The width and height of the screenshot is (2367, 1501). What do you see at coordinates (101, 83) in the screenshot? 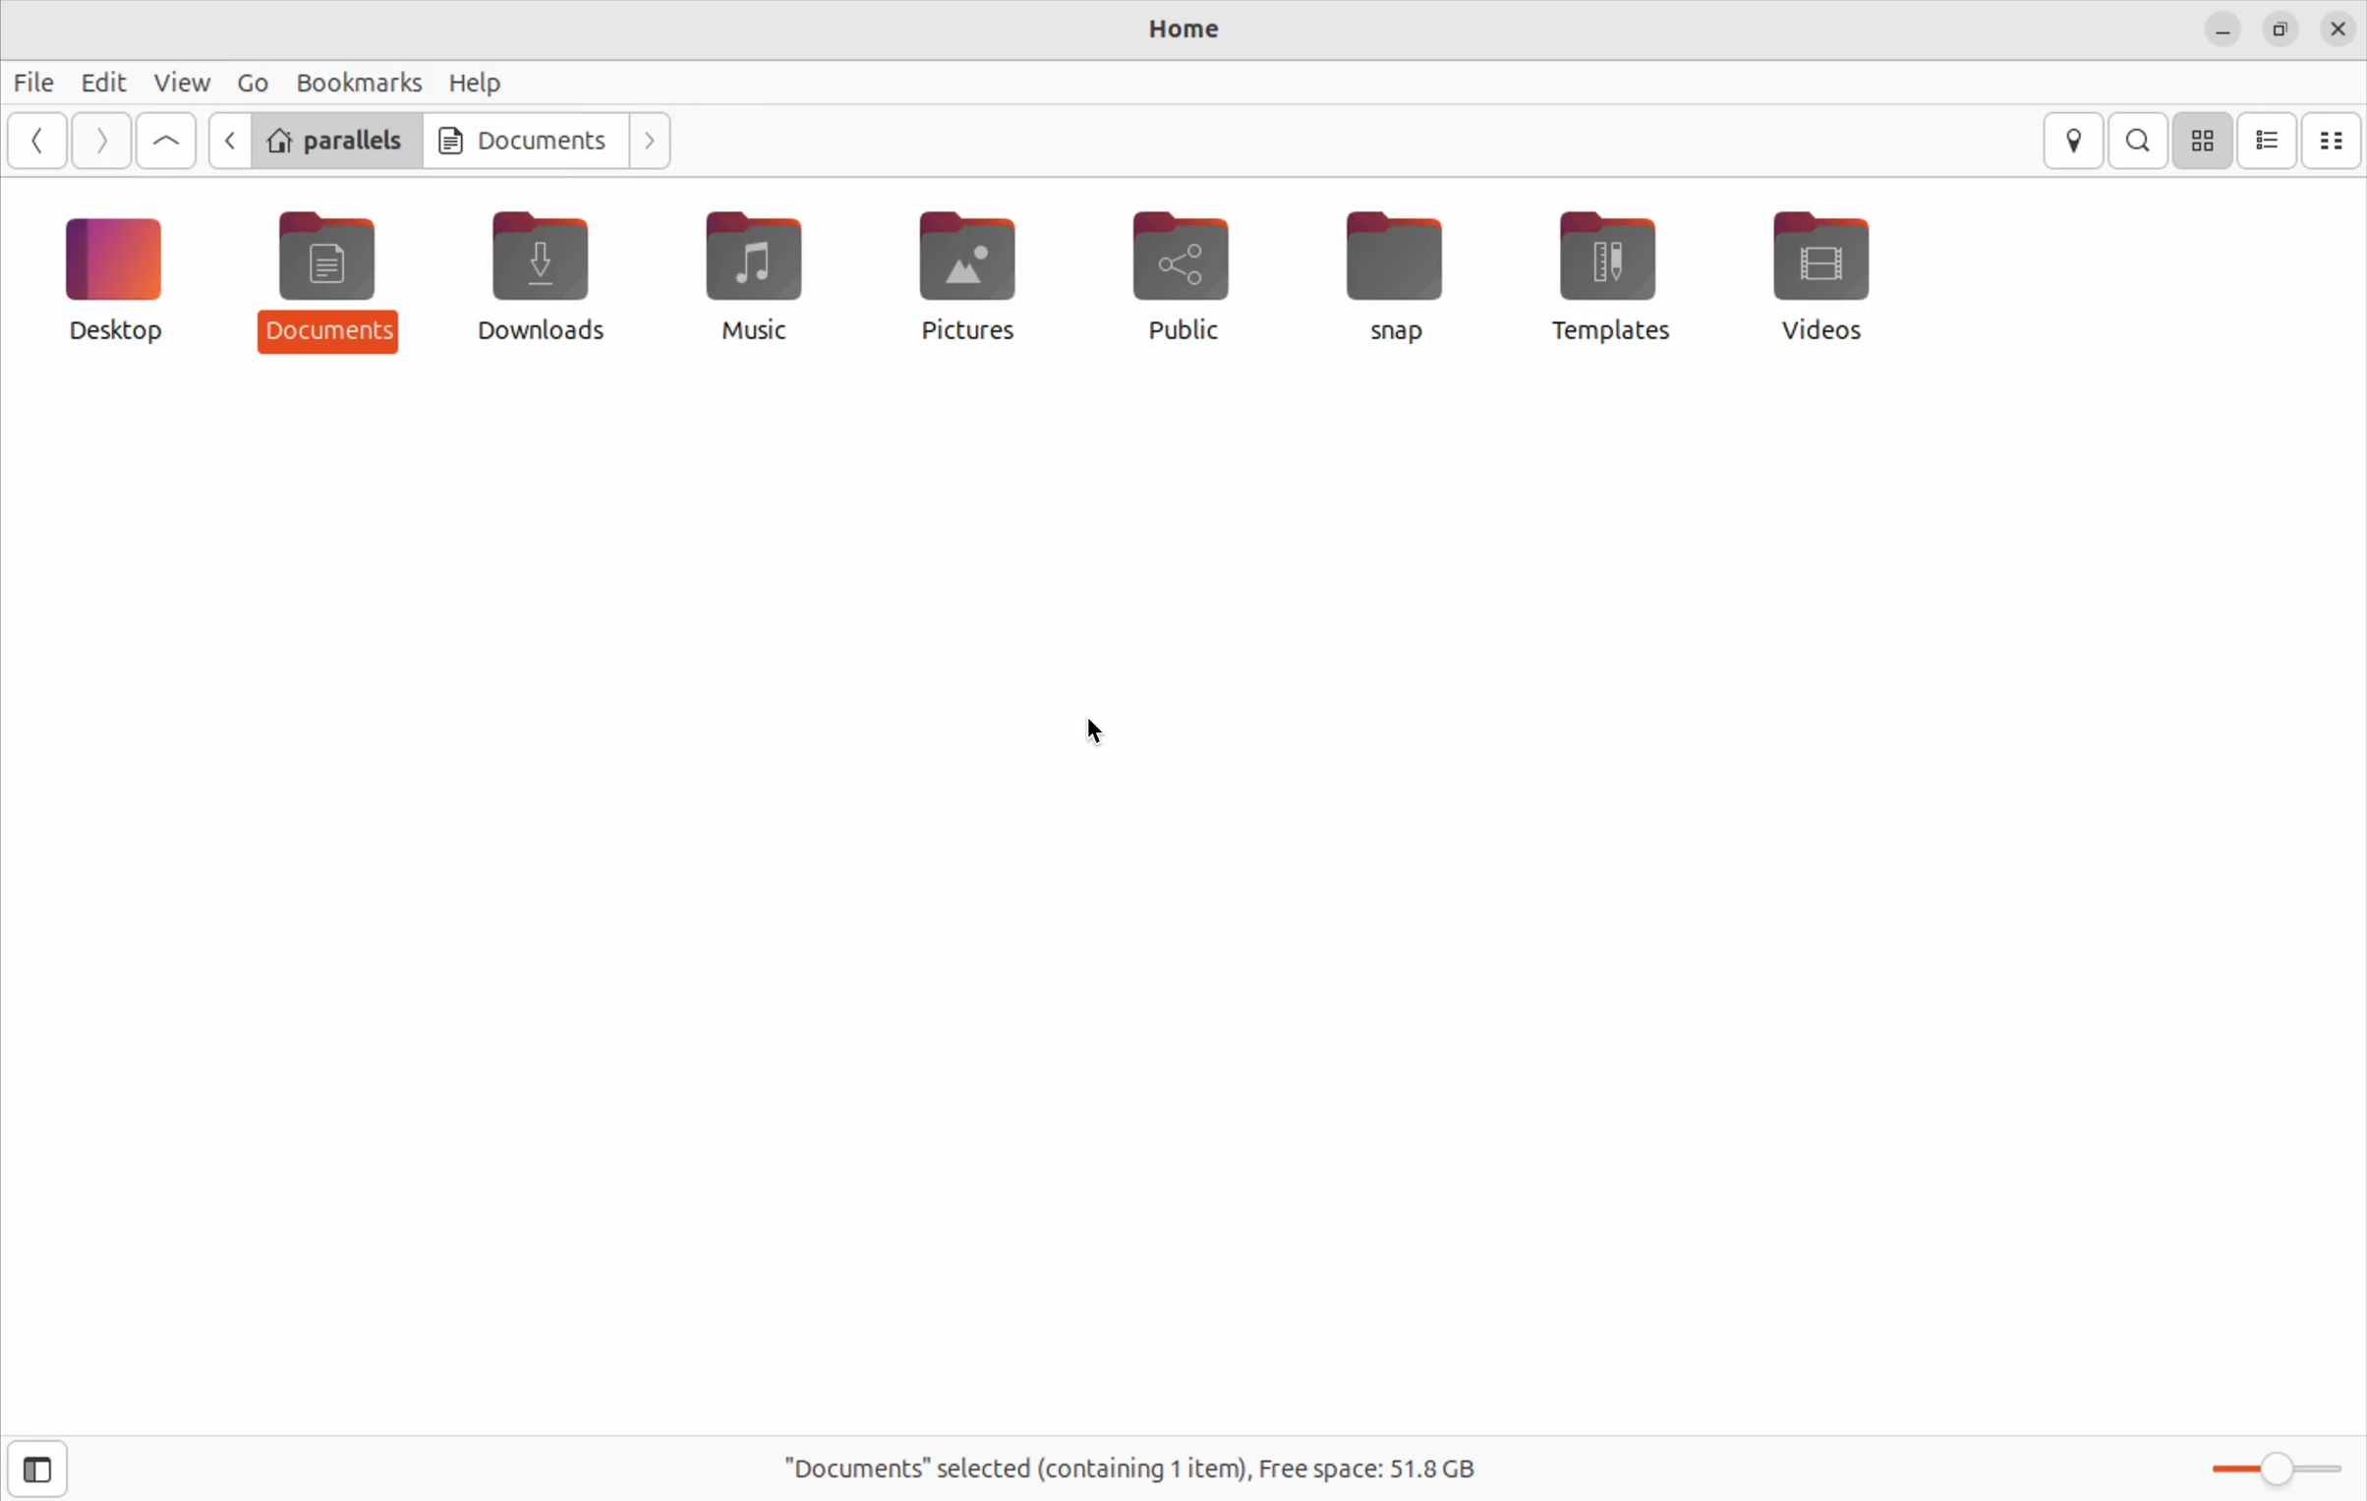
I see `Edit` at bounding box center [101, 83].